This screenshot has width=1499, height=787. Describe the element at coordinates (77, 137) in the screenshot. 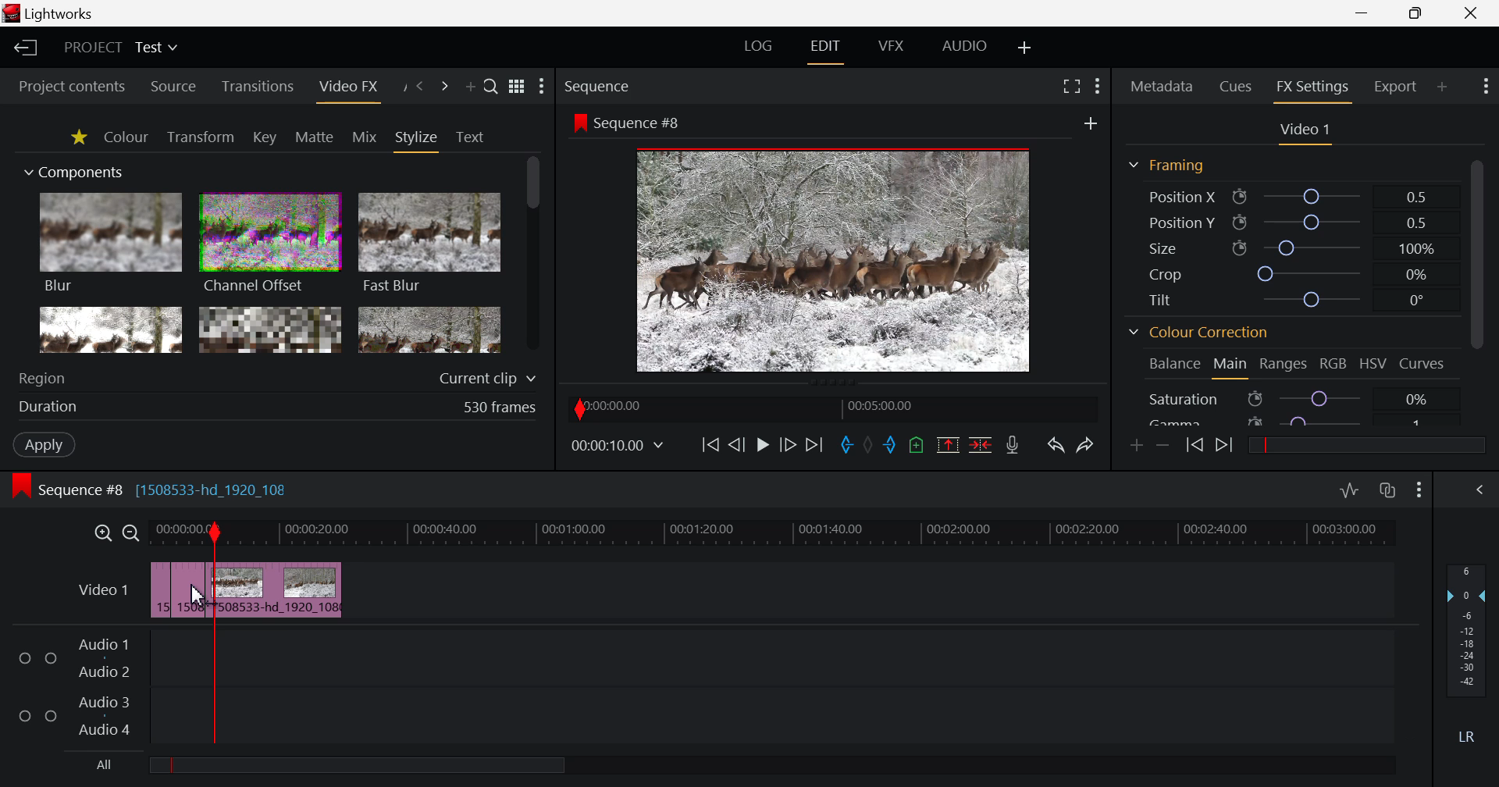

I see `Favorites` at that location.